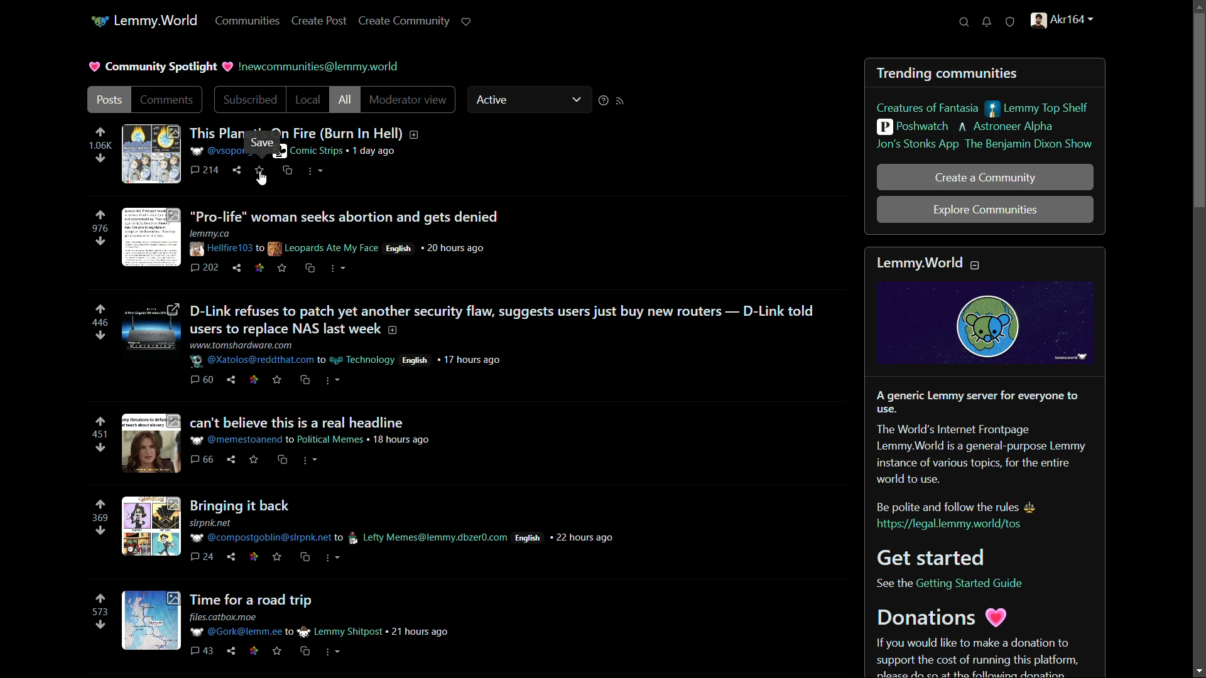 Image resolution: width=1206 pixels, height=678 pixels. Describe the element at coordinates (319, 66) in the screenshot. I see `text` at that location.